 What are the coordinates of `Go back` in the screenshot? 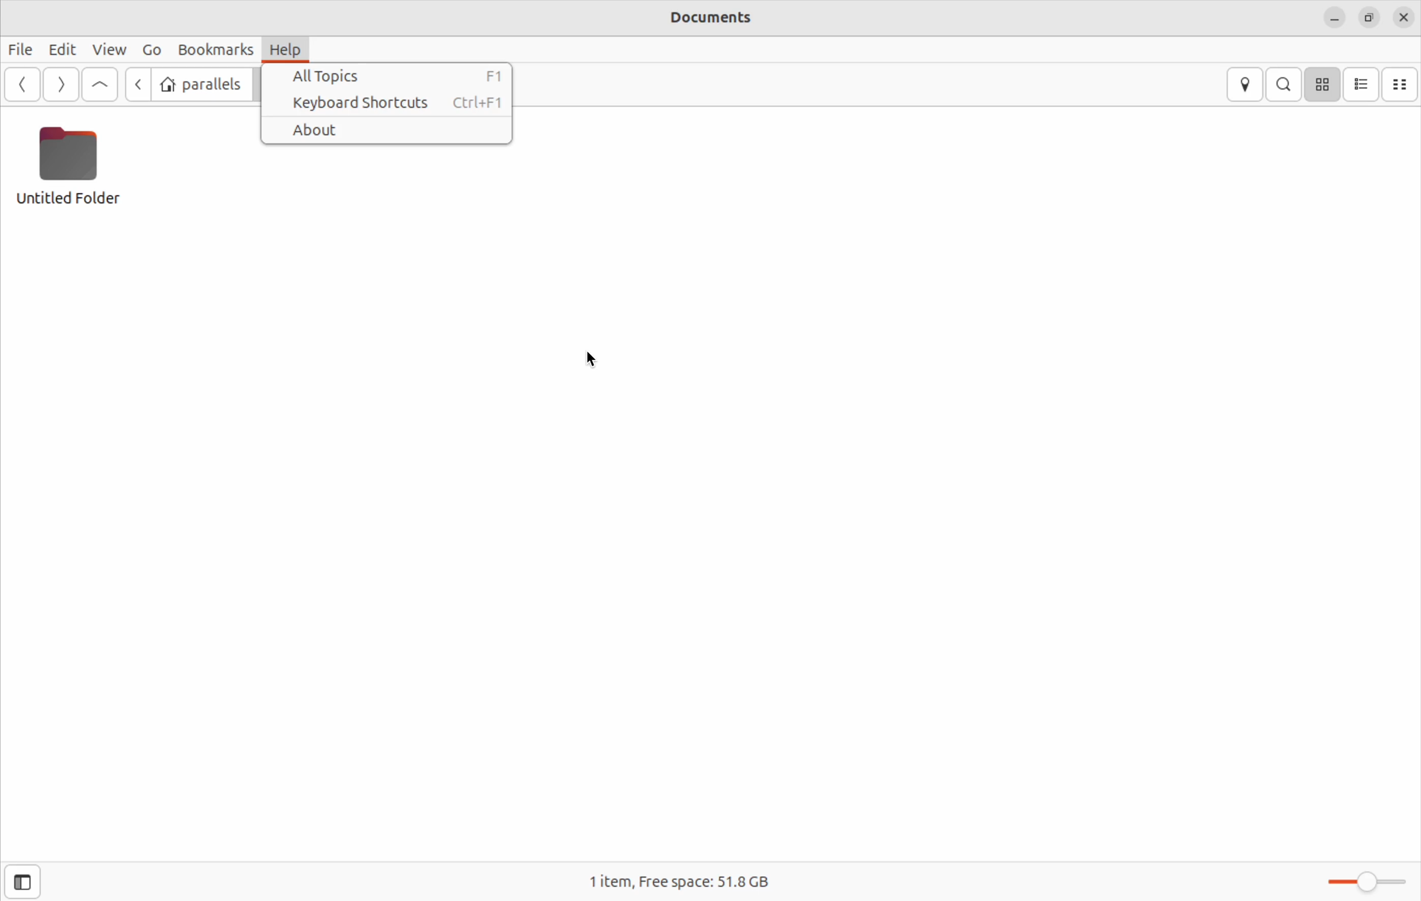 It's located at (22, 84).